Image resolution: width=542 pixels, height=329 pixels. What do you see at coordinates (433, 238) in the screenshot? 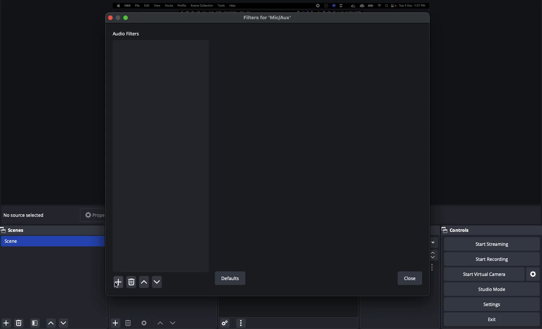
I see `drop down` at bounding box center [433, 238].